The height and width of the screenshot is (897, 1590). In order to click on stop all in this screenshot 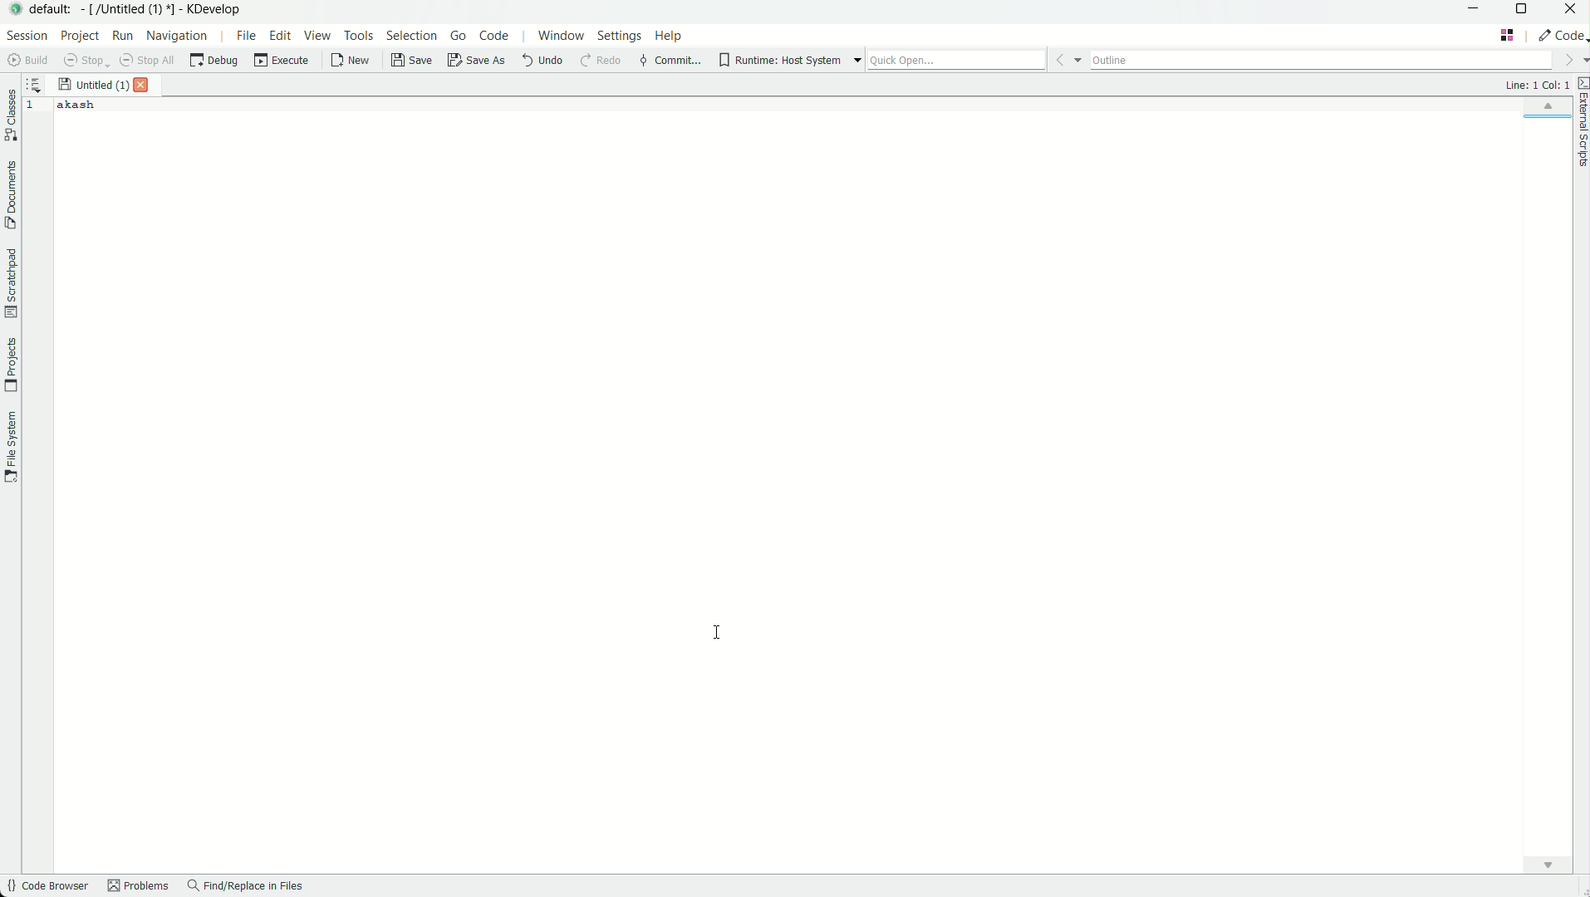, I will do `click(150, 61)`.